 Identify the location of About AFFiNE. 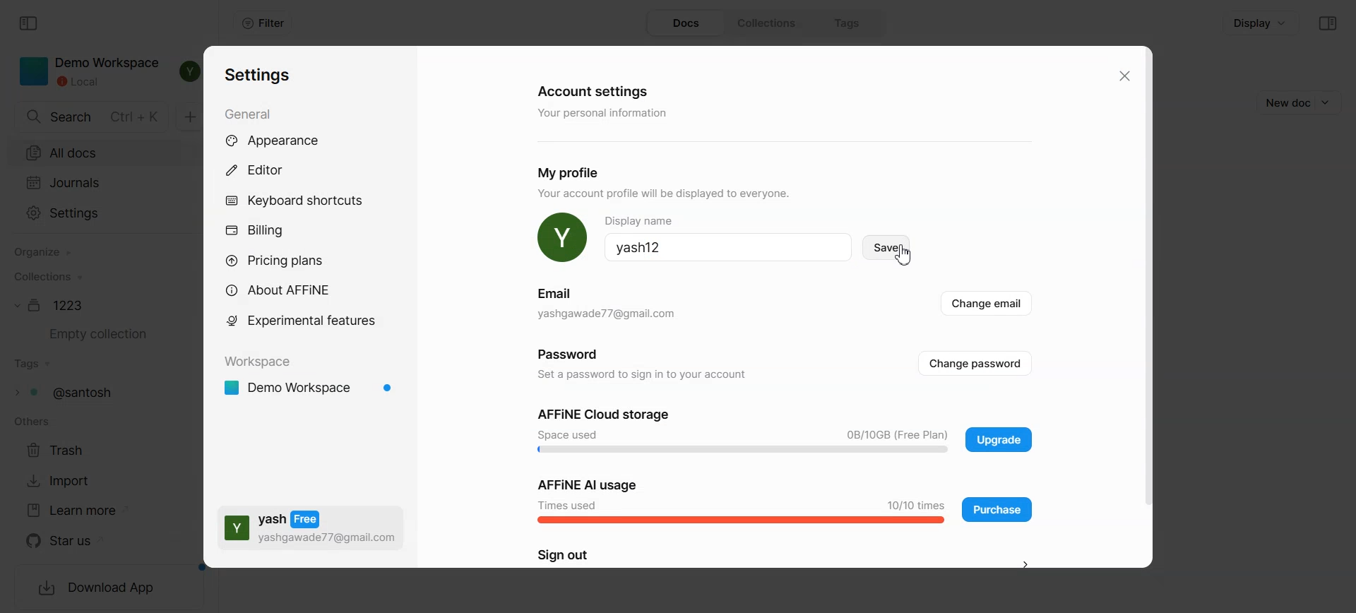
(282, 290).